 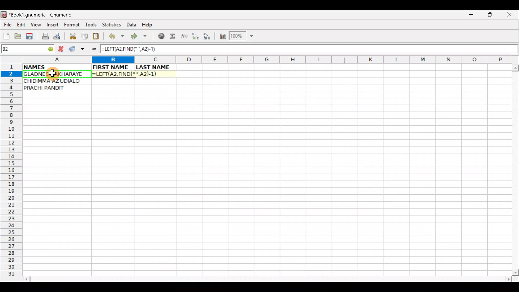 What do you see at coordinates (197, 37) in the screenshot?
I see `Sort Ascending order` at bounding box center [197, 37].